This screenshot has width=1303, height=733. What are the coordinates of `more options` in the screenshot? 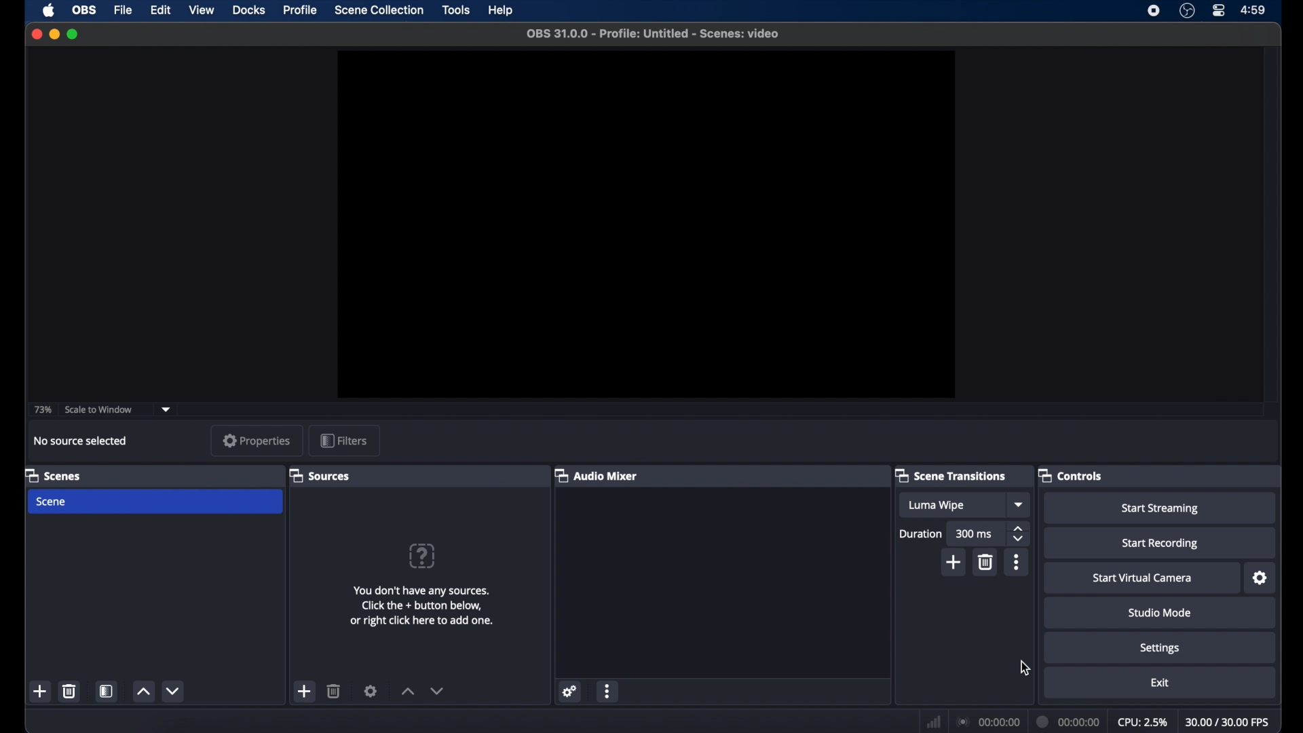 It's located at (1015, 561).